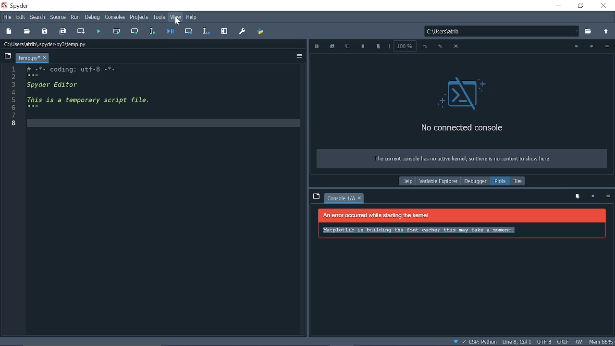 The image size is (615, 346). I want to click on Completions, linting and code folding status, so click(475, 342).